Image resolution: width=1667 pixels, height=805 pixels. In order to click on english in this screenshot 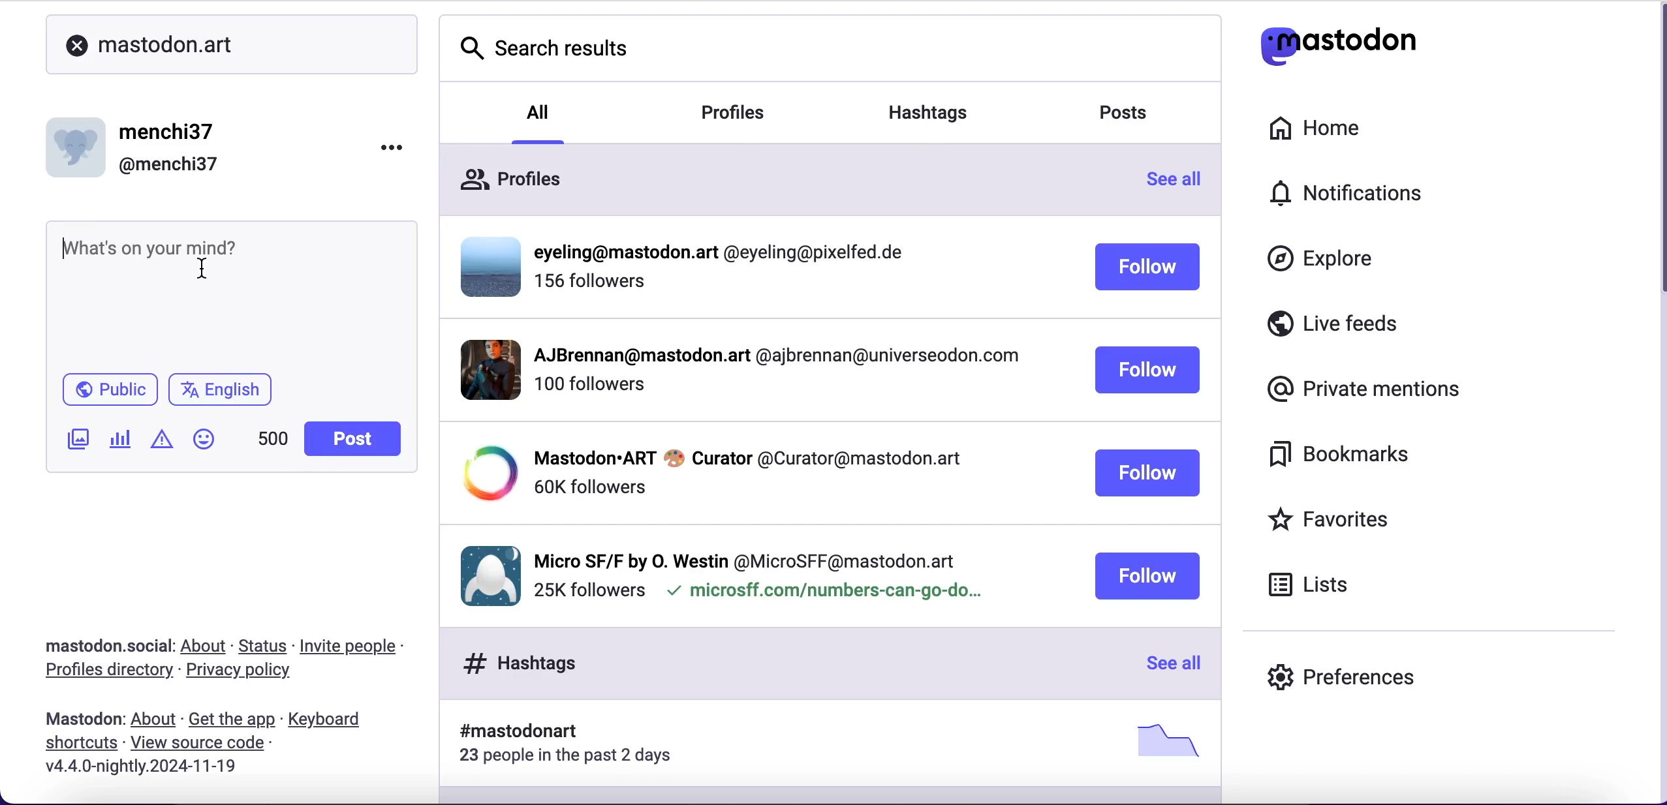, I will do `click(223, 393)`.